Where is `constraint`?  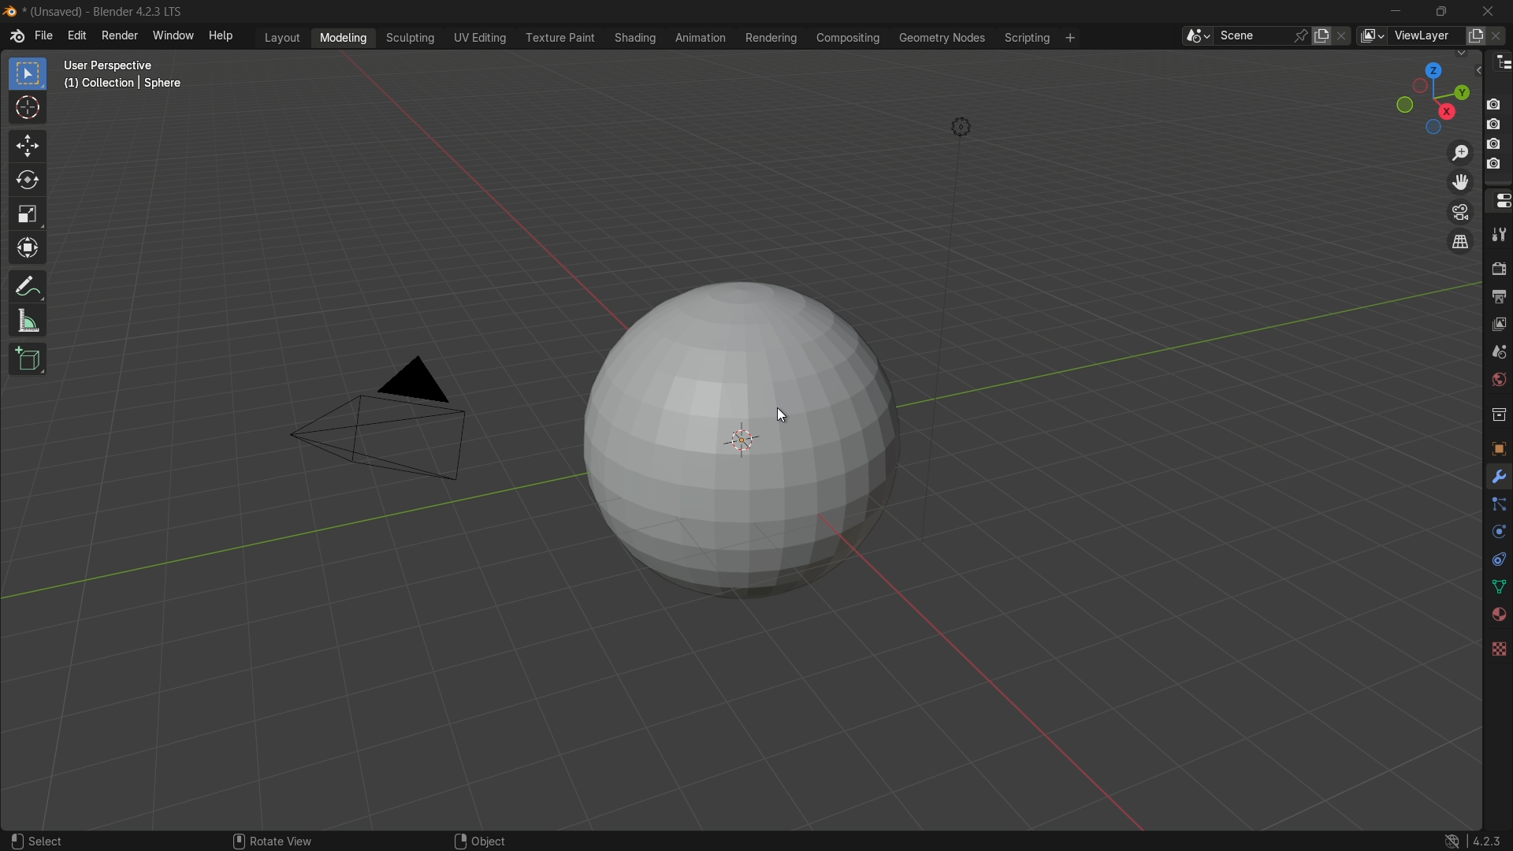
constraint is located at coordinates (1497, 559).